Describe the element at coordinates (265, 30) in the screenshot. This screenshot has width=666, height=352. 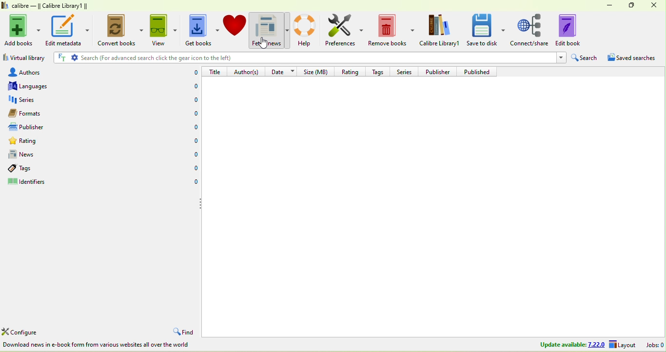
I see `fetch news` at that location.